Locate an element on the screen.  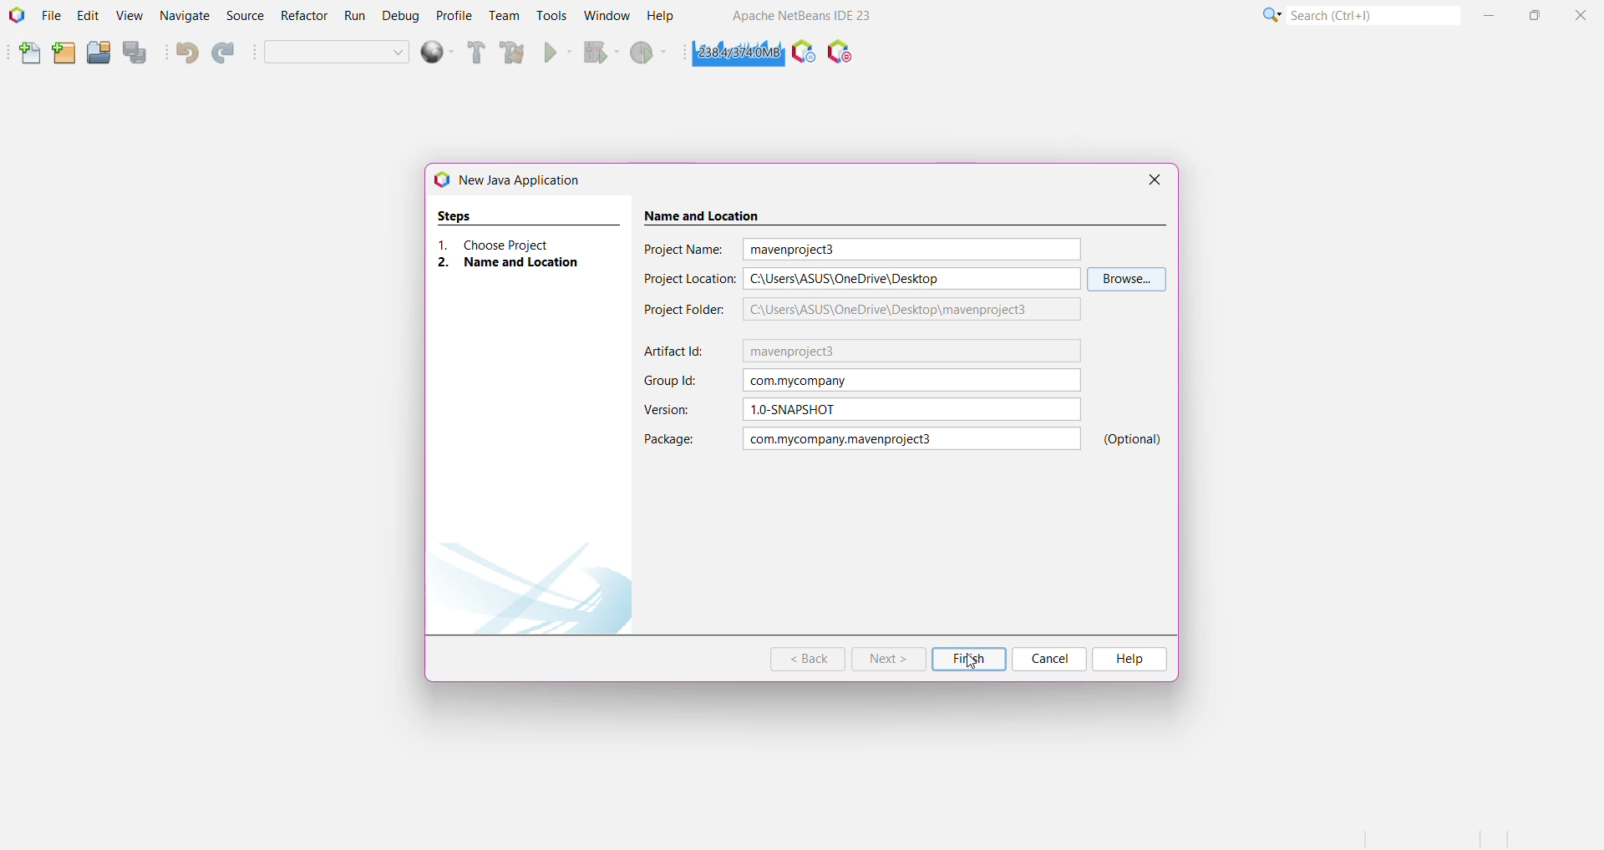
Close is located at coordinates (1580, 17).